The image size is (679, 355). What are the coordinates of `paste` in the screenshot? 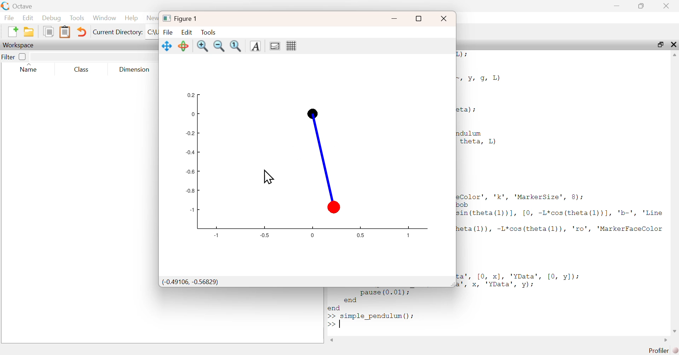 It's located at (65, 32).